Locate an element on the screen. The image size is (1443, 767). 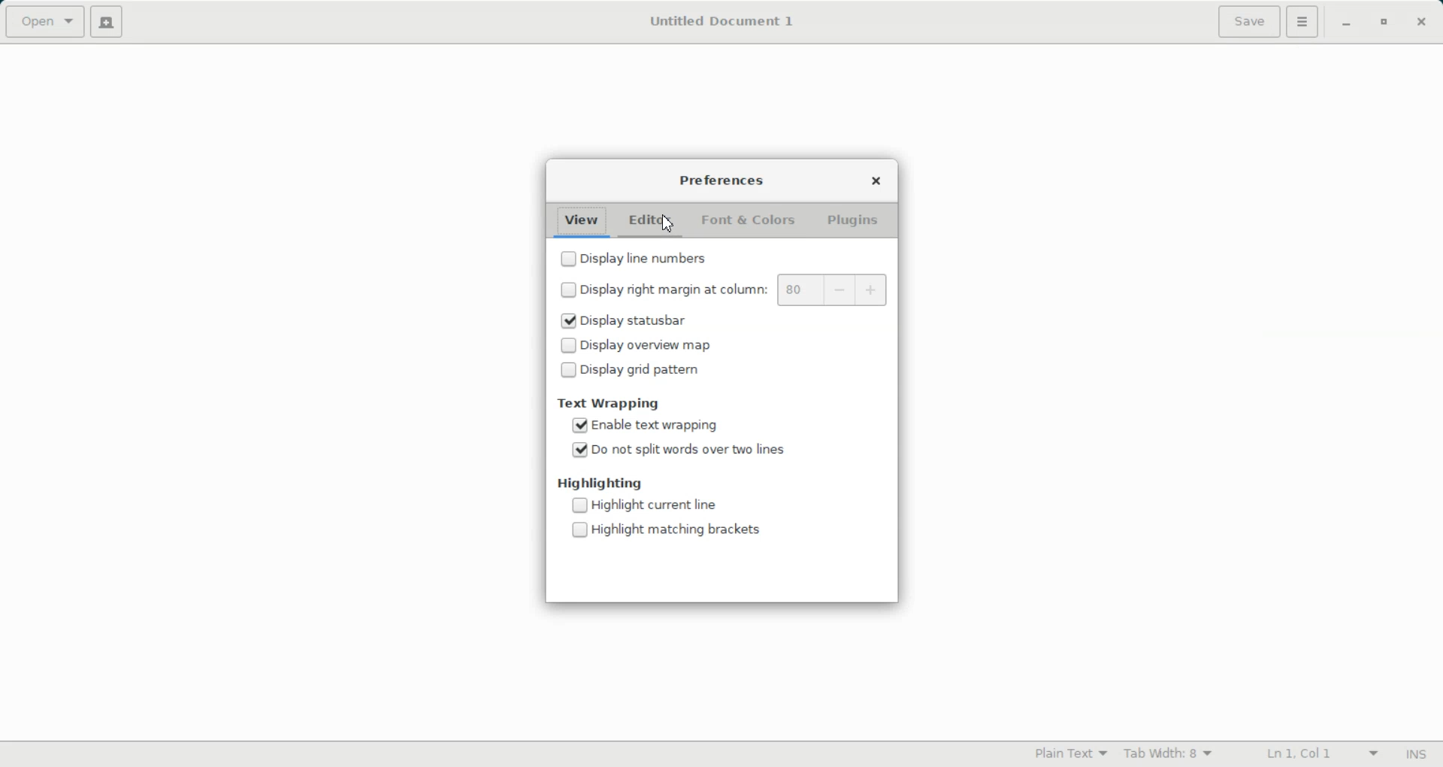
(un)check Enable text wrapping is located at coordinates (679, 426).